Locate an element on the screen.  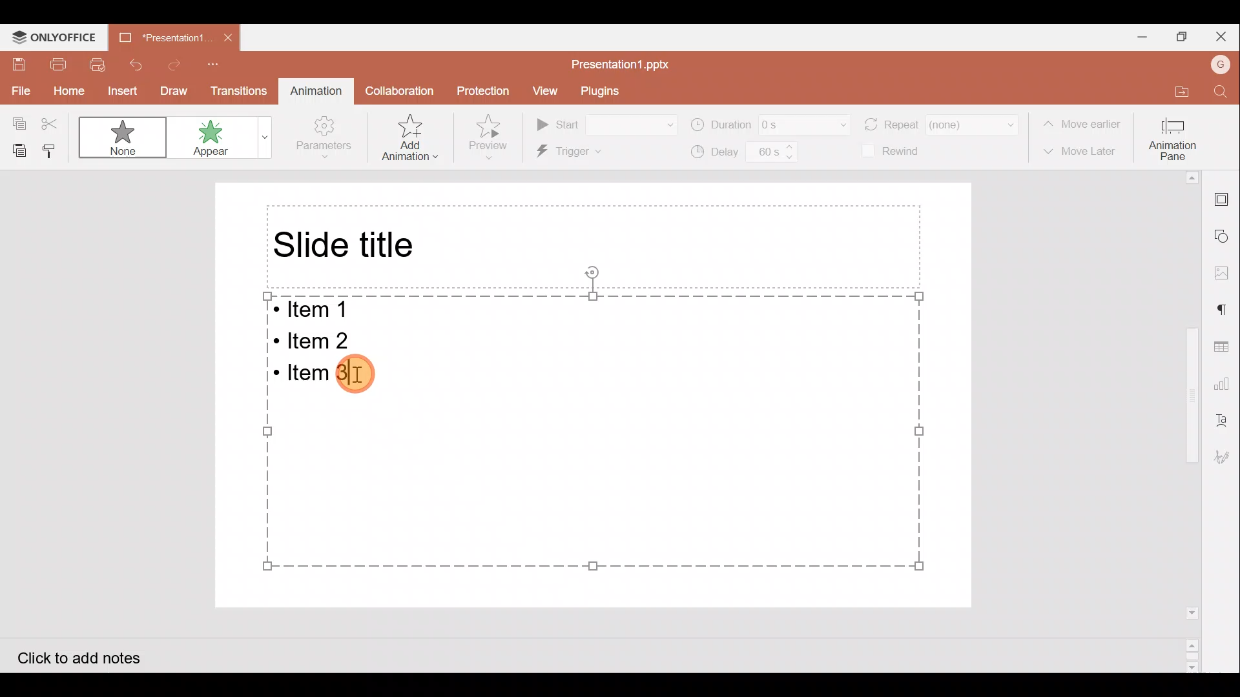
Image settings is located at coordinates (1228, 272).